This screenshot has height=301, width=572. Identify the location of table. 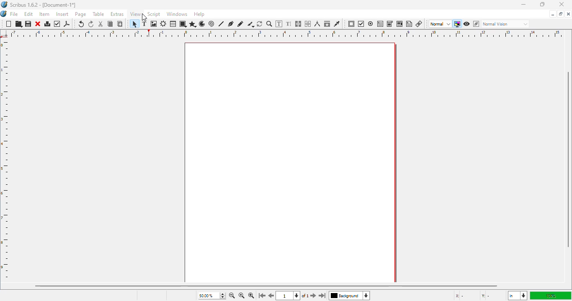
(173, 24).